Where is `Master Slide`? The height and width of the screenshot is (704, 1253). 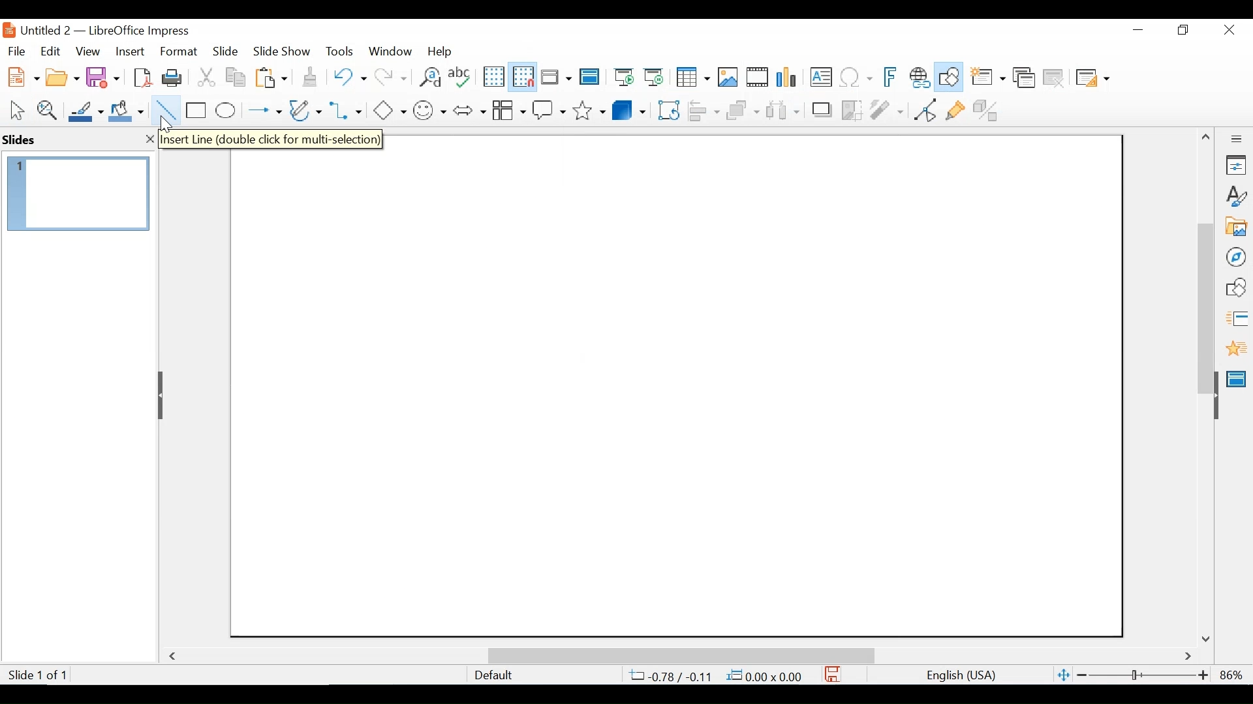 Master Slide is located at coordinates (1239, 377).